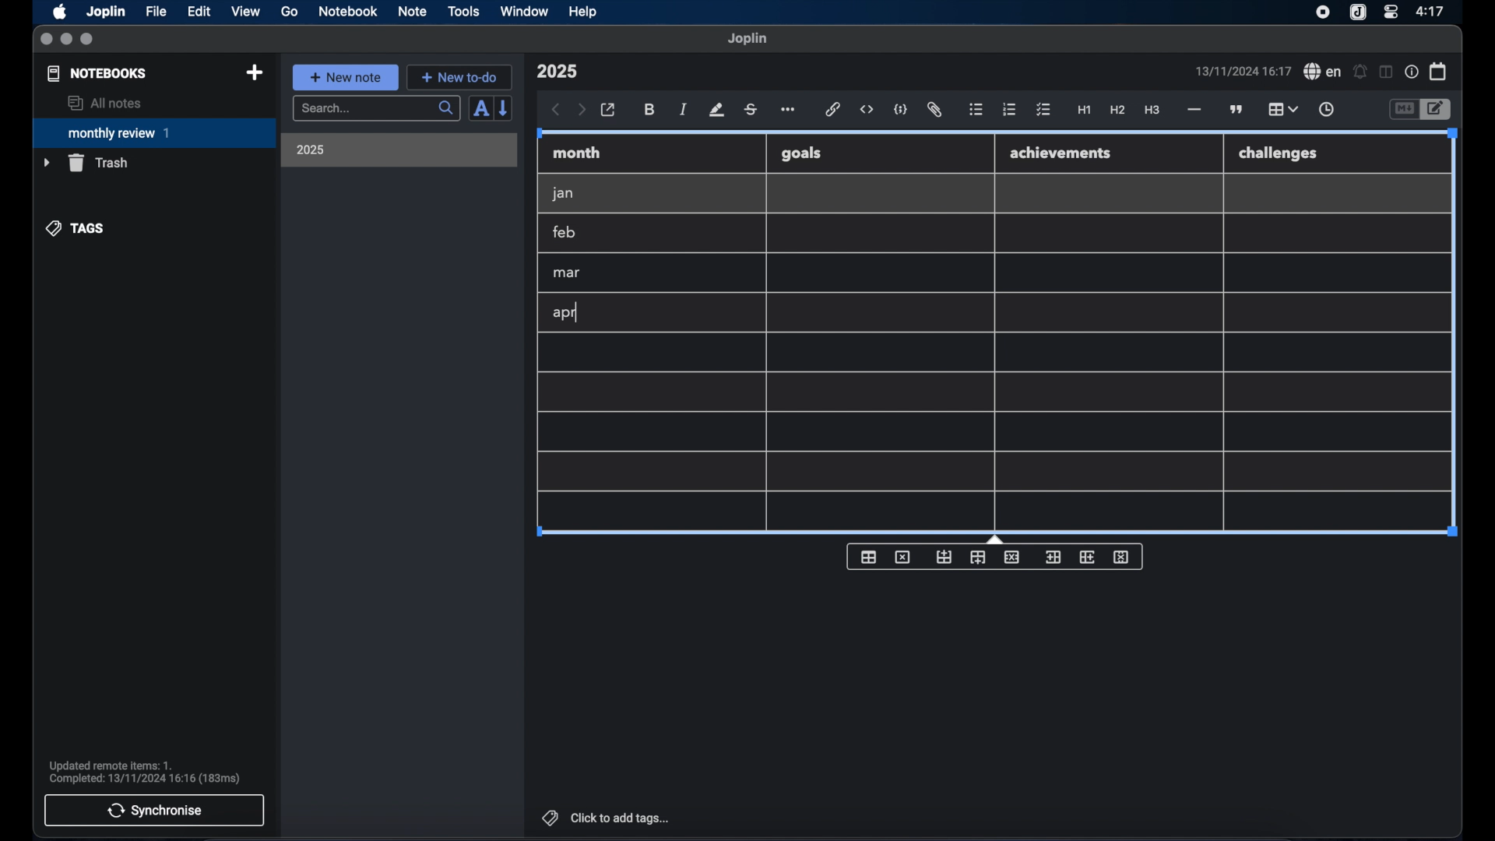 The height and width of the screenshot is (841, 1495). I want to click on horizontal rule, so click(1193, 110).